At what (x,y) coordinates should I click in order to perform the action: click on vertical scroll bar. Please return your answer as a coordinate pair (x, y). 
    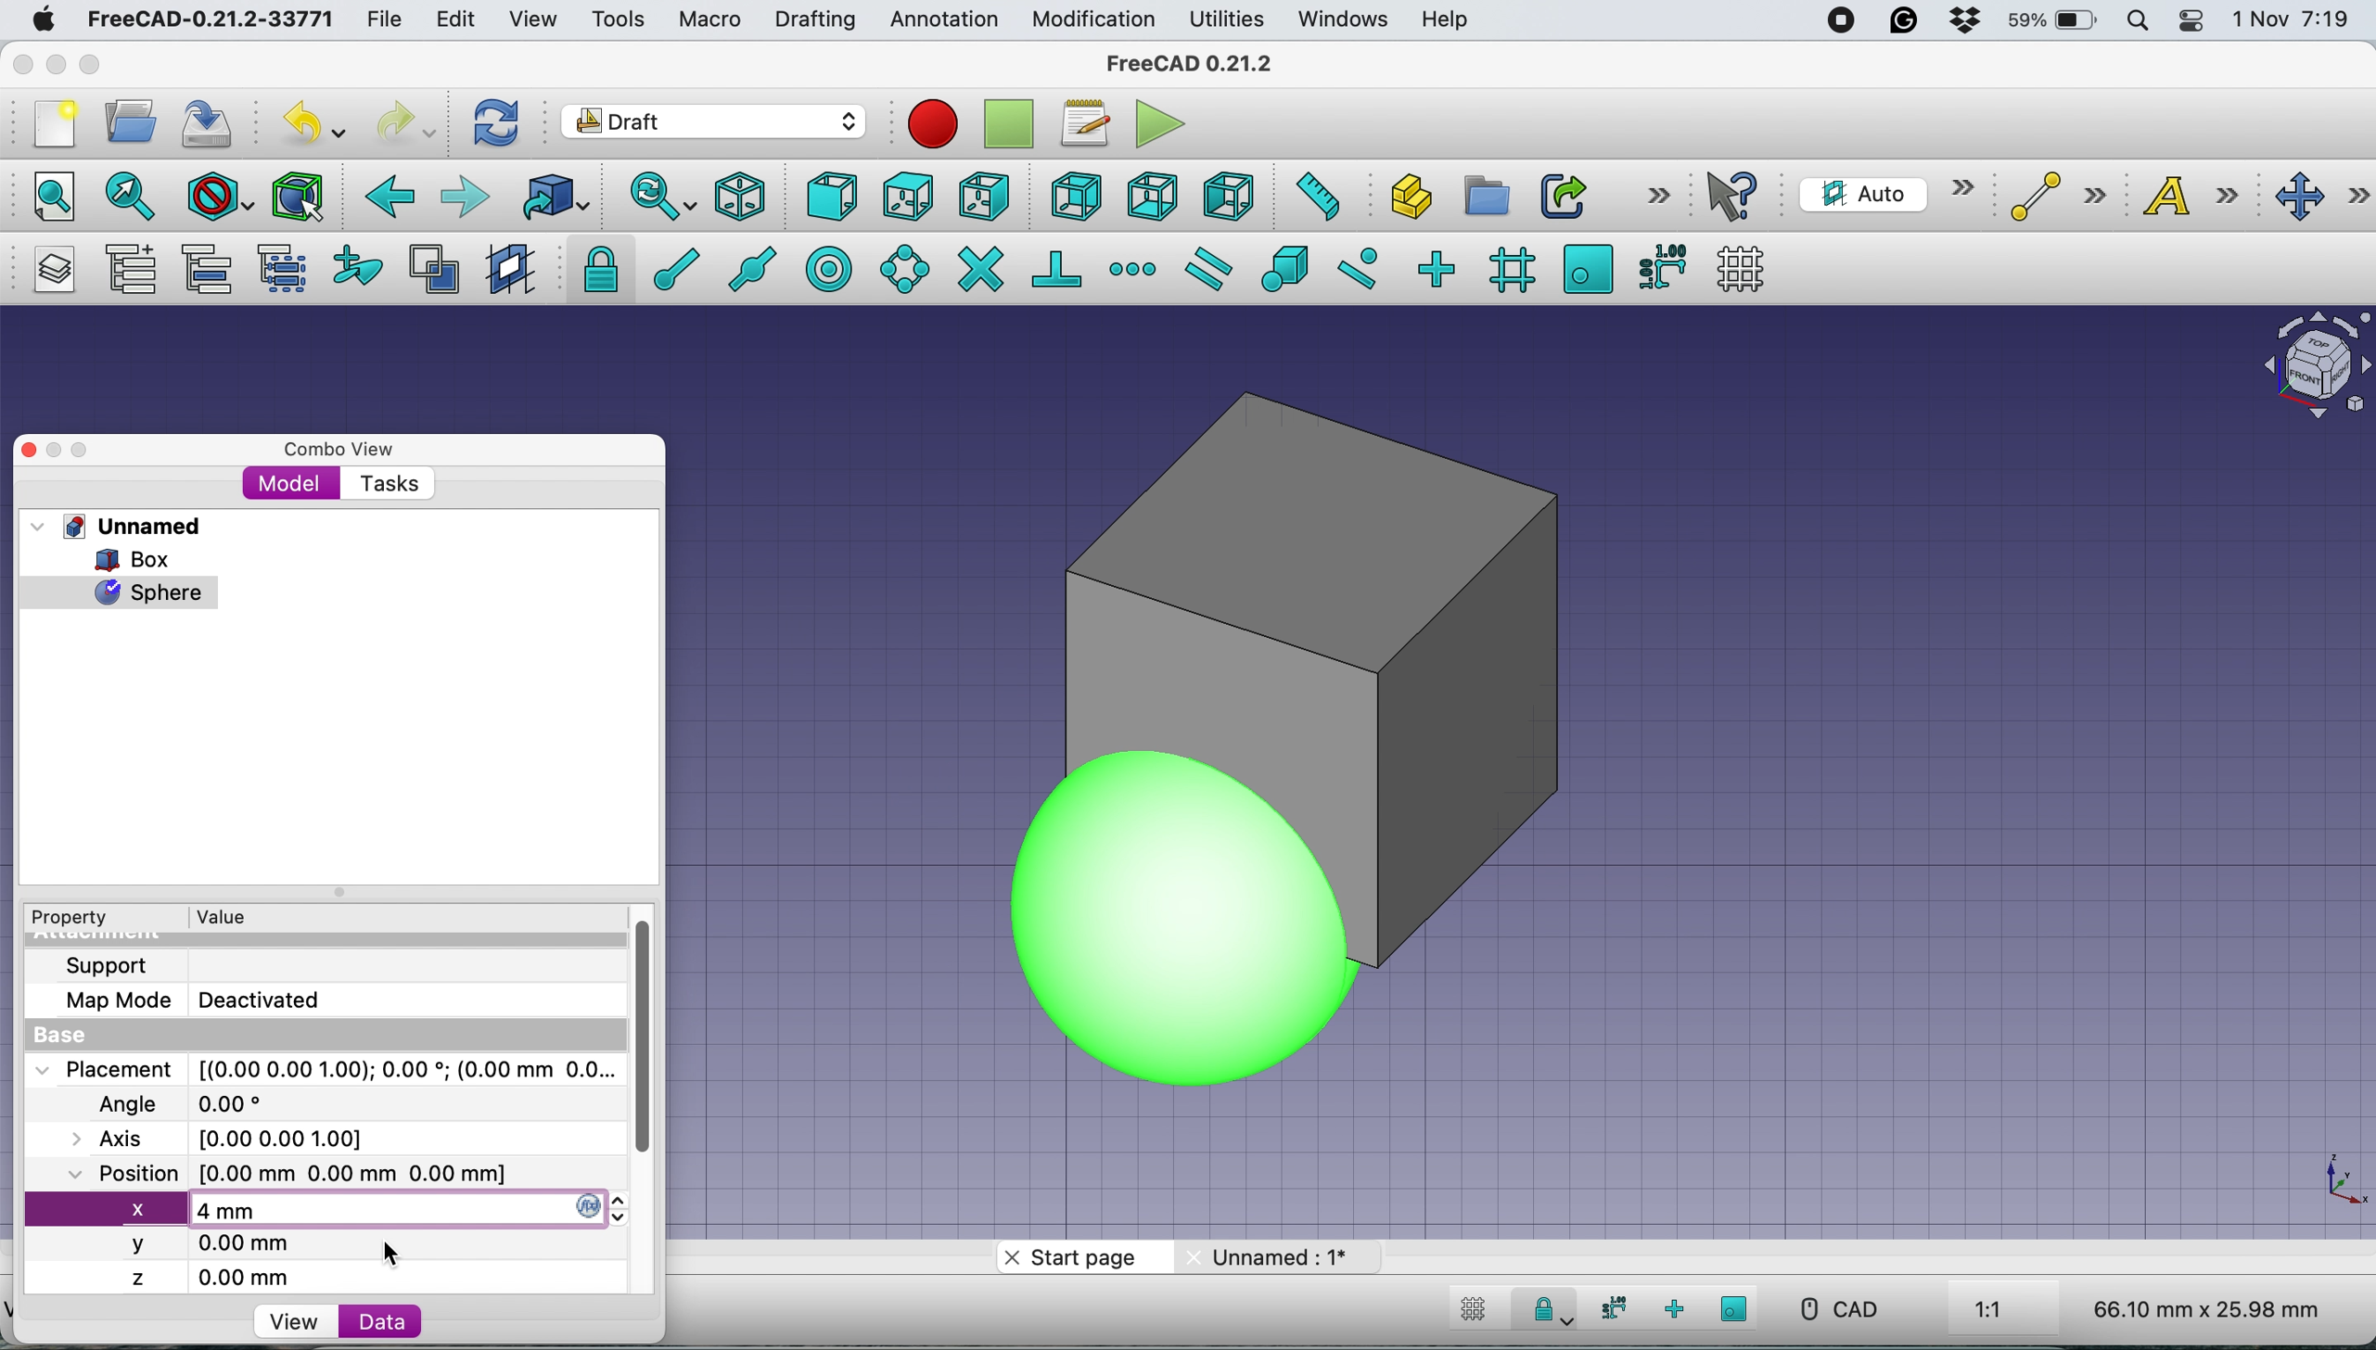
    Looking at the image, I should click on (658, 1039).